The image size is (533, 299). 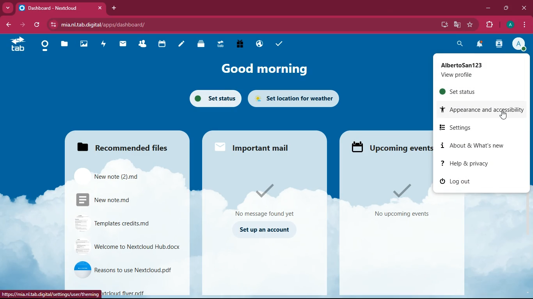 What do you see at coordinates (488, 8) in the screenshot?
I see `minimize` at bounding box center [488, 8].